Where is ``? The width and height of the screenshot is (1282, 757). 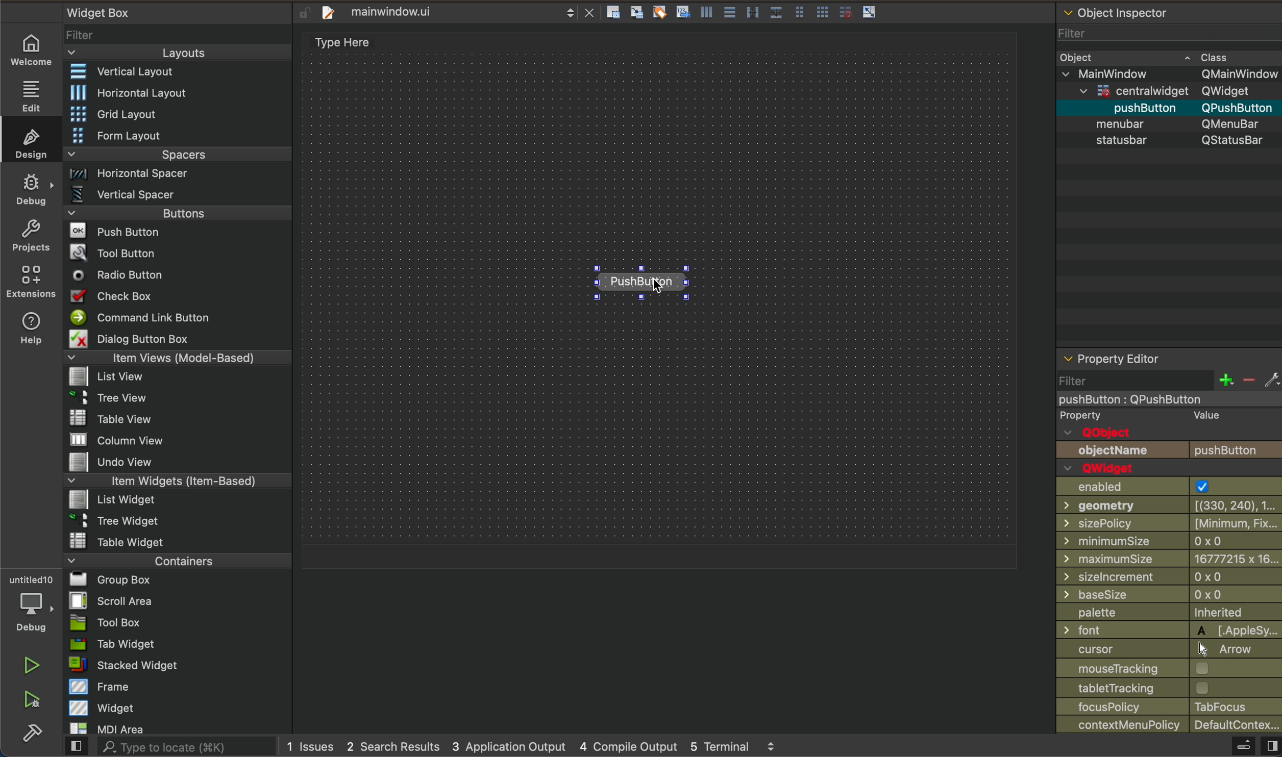
 is located at coordinates (542, 748).